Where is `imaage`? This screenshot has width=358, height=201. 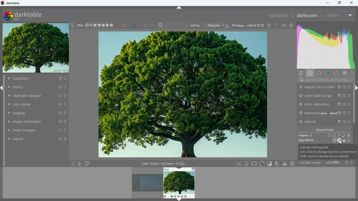 imaage is located at coordinates (35, 48).